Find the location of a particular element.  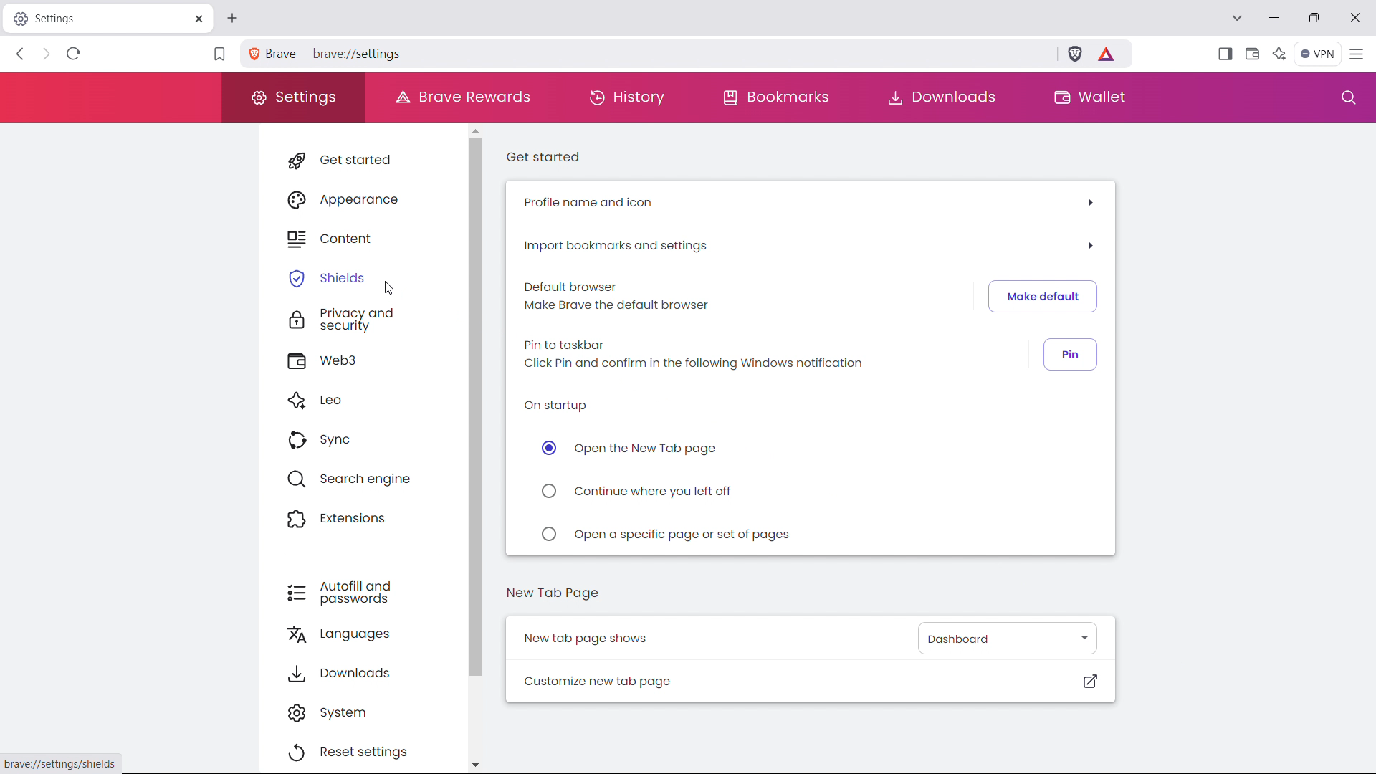

downloads is located at coordinates (945, 98).